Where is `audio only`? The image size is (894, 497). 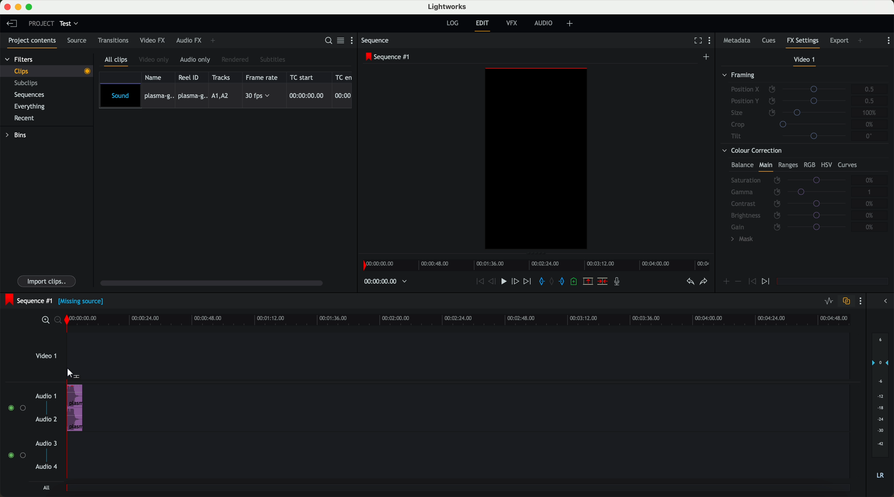
audio only is located at coordinates (196, 60).